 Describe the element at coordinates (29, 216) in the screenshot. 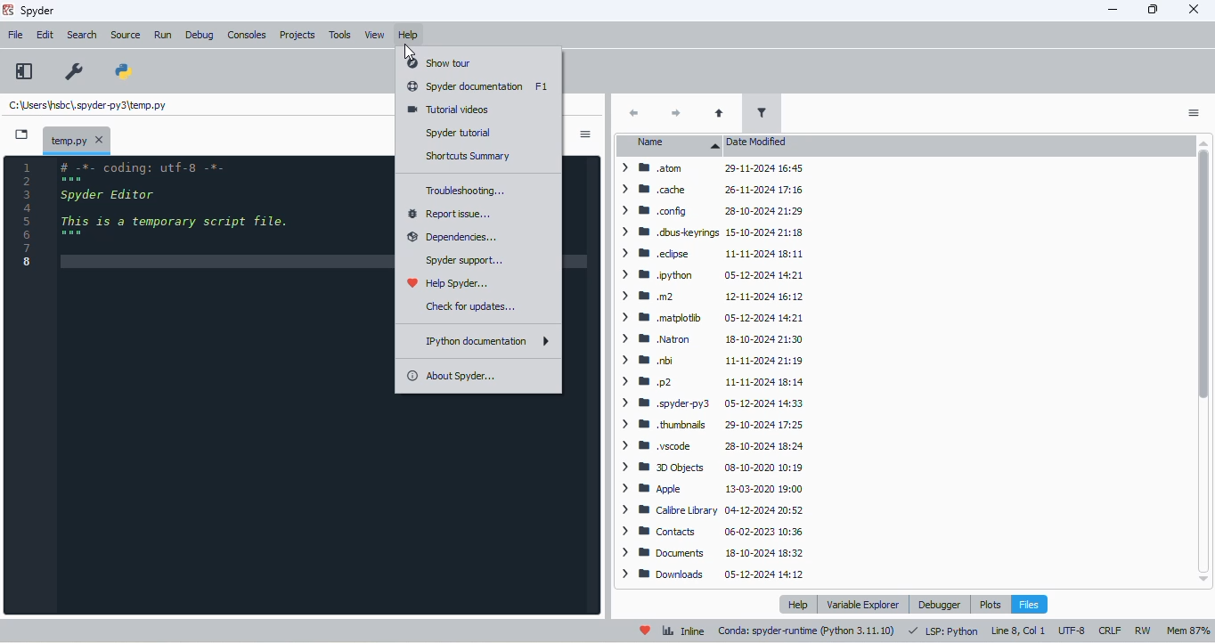

I see `line numbers` at that location.